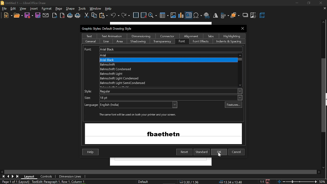  What do you see at coordinates (191, 36) in the screenshot?
I see `alignment` at bounding box center [191, 36].